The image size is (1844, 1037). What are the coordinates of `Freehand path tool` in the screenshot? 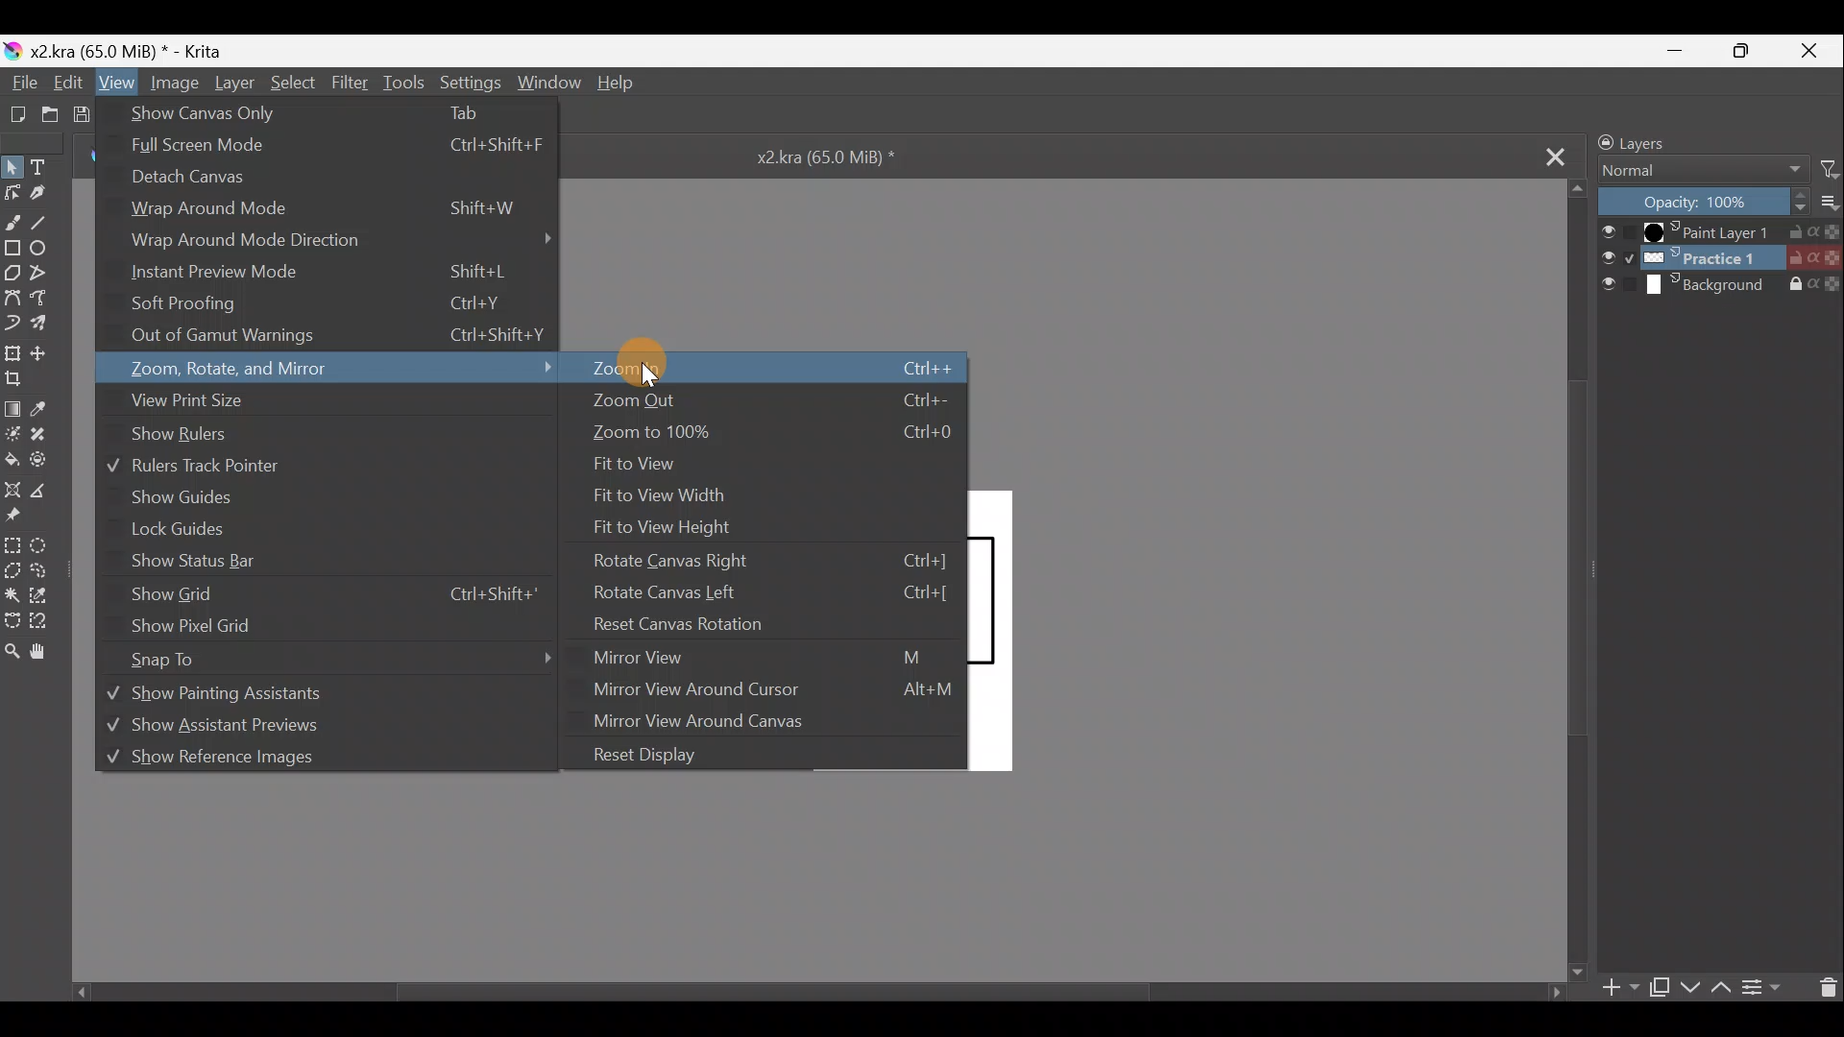 It's located at (48, 298).